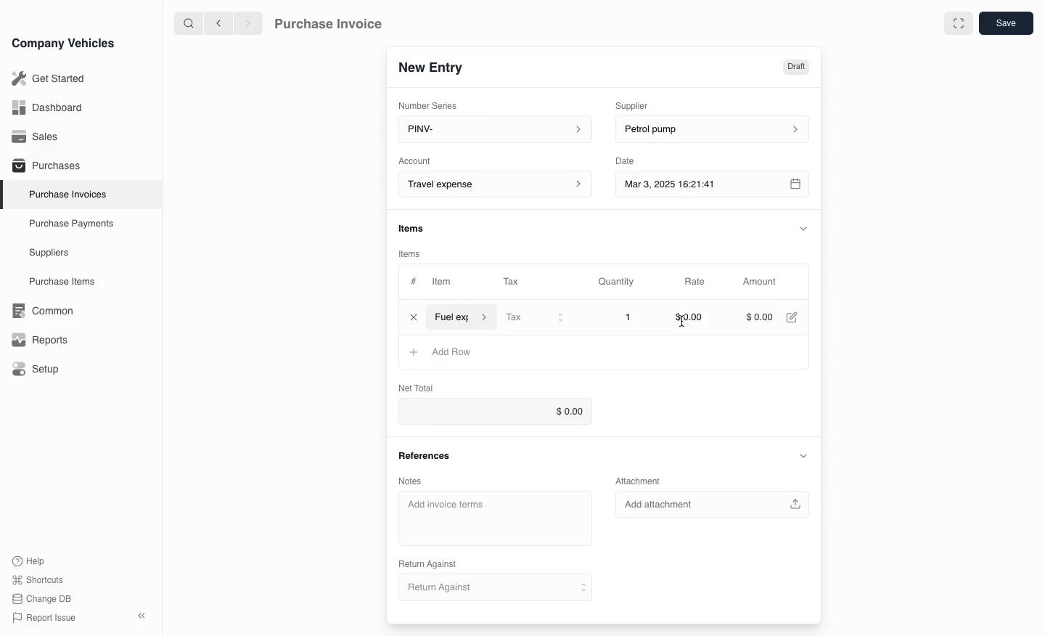  Describe the element at coordinates (43, 167) in the screenshot. I see `Purchases` at that location.